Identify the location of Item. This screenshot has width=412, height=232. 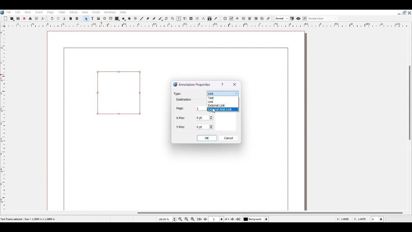
(27, 12).